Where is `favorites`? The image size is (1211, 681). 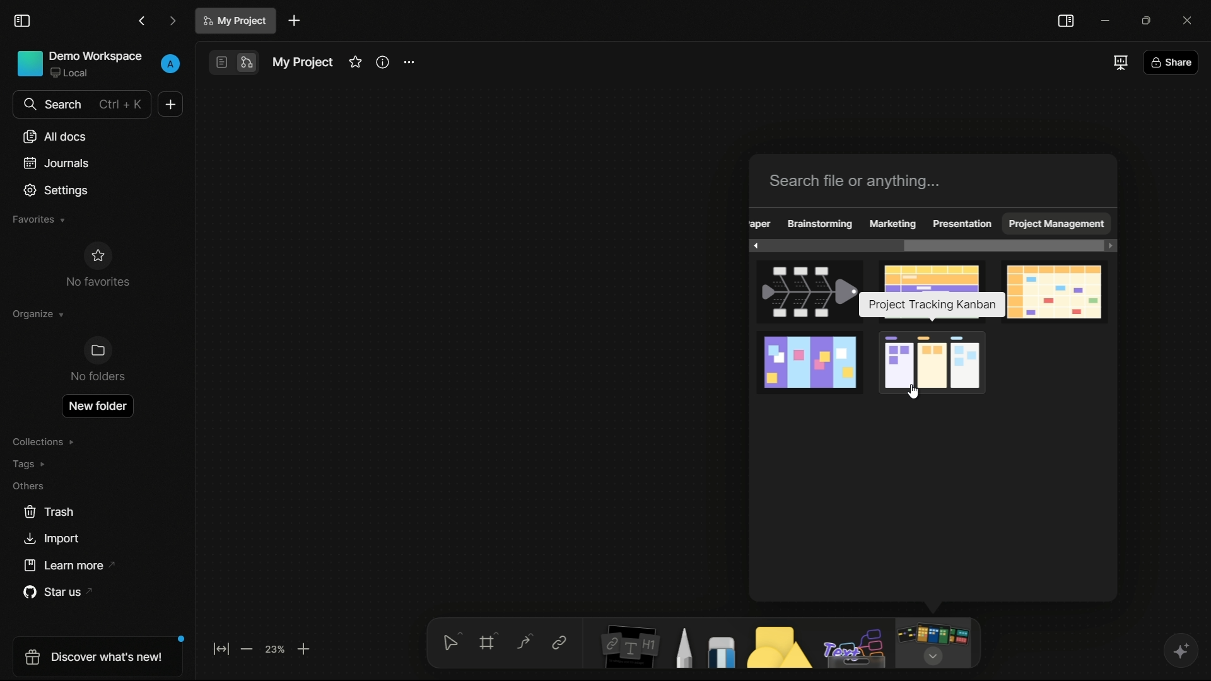
favorites is located at coordinates (355, 62).